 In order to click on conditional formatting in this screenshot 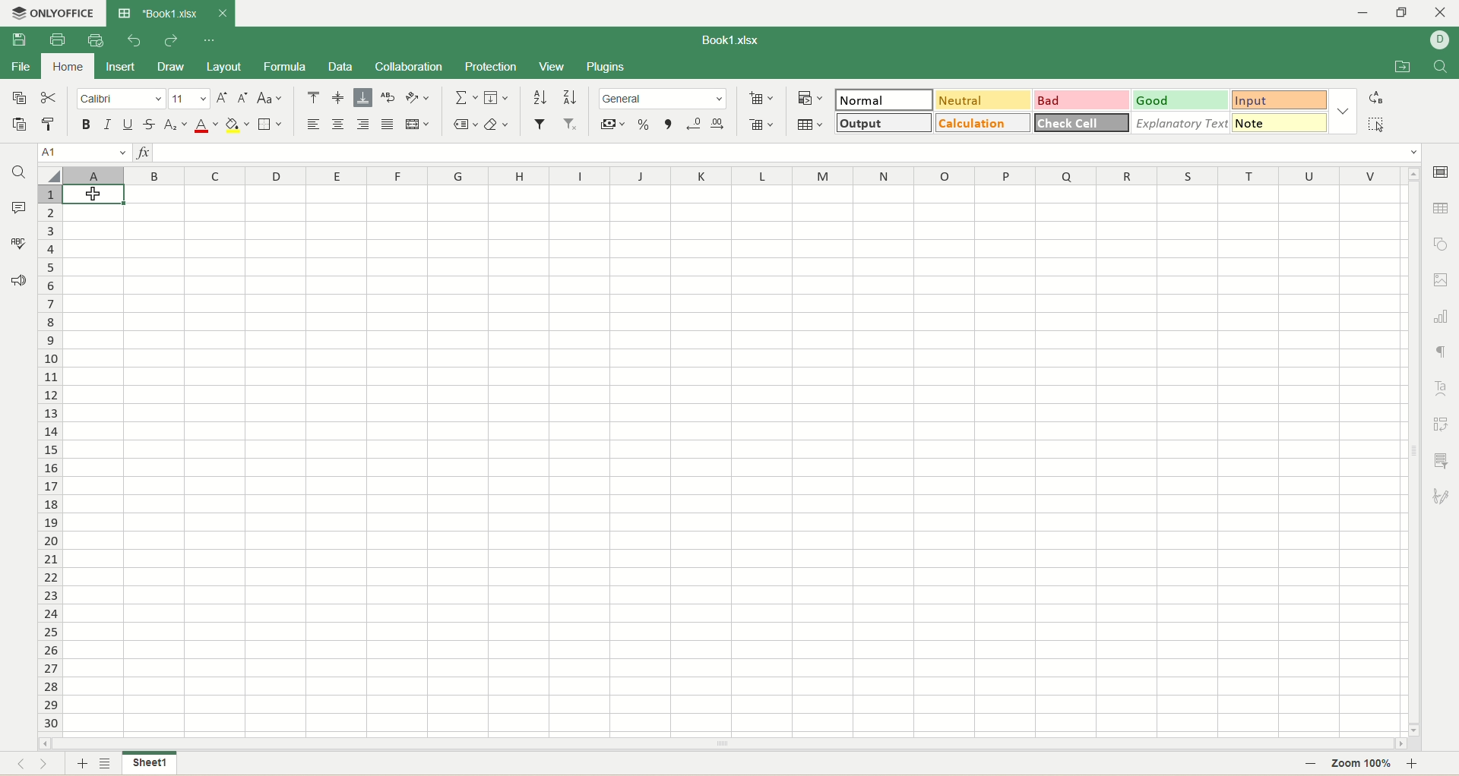, I will do `click(809, 97)`.